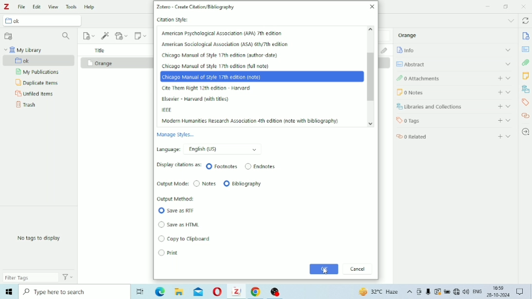  I want to click on Google Chrome, so click(257, 292).